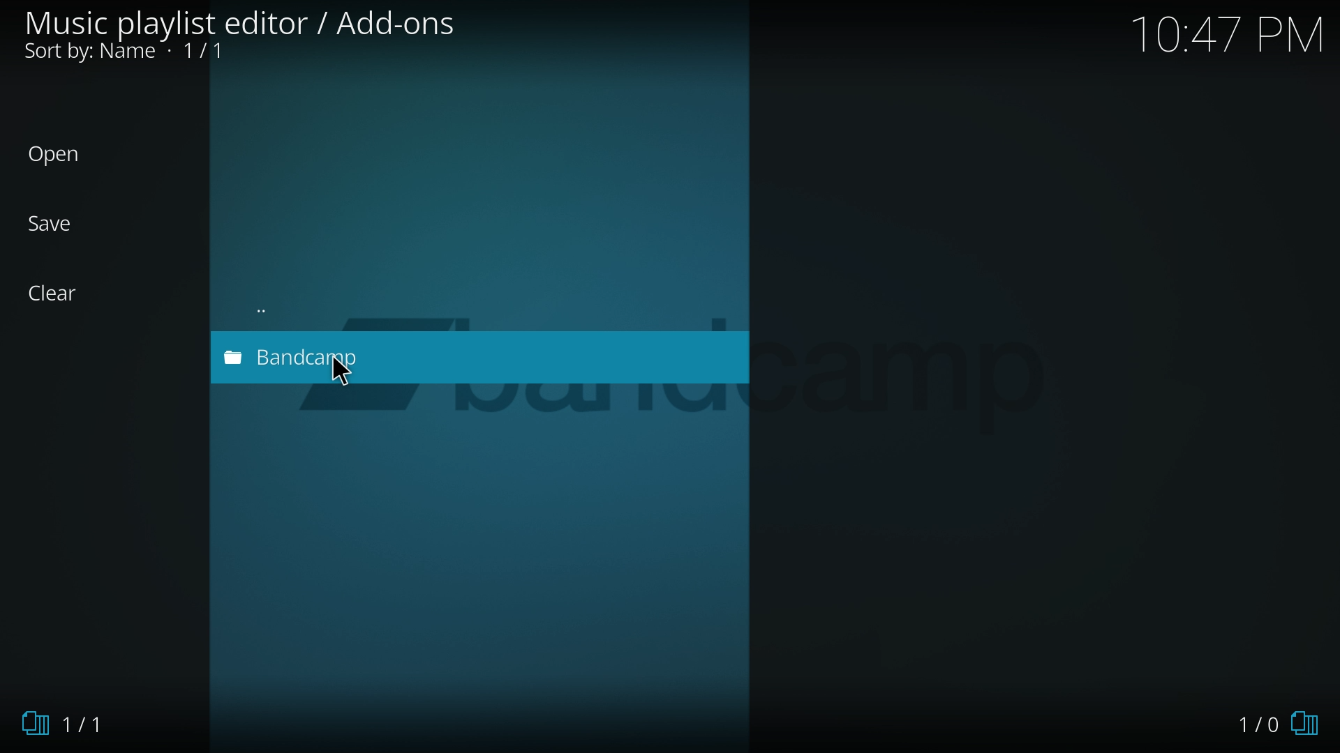  I want to click on 1/0, so click(1274, 723).